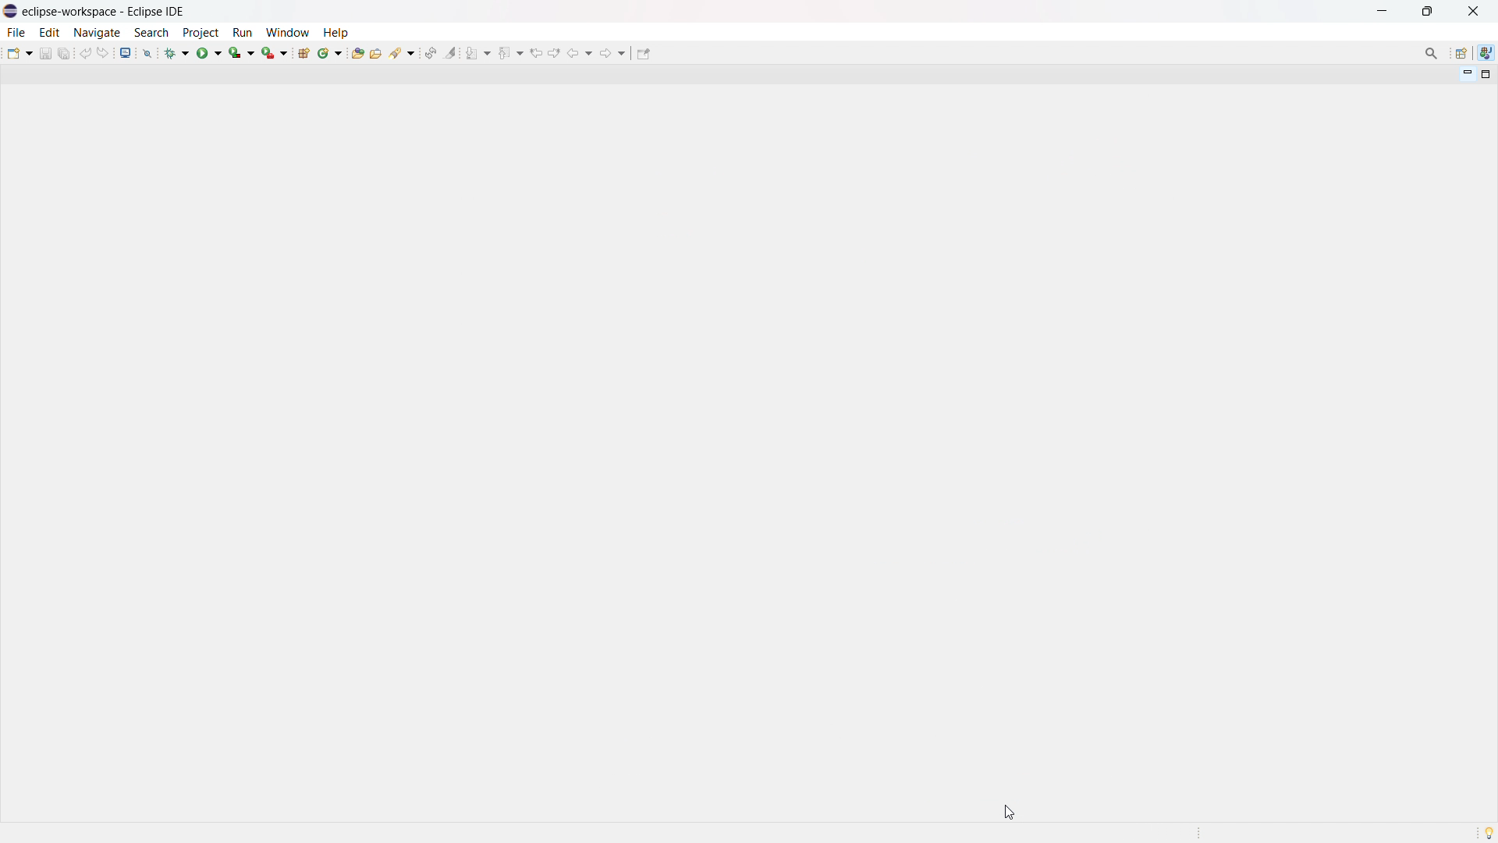  Describe the element at coordinates (125, 53) in the screenshot. I see `open console` at that location.